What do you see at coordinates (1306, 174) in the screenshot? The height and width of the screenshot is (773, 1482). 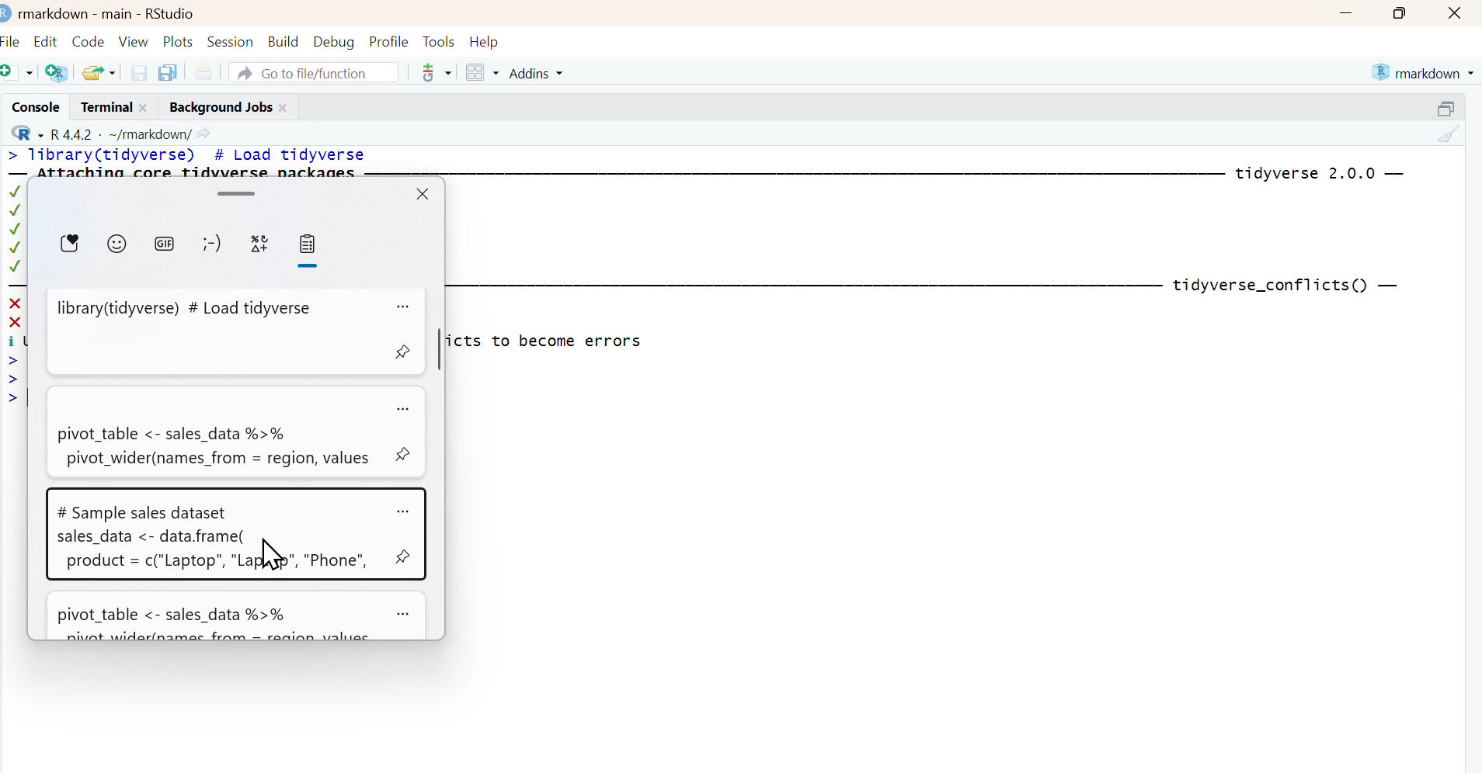 I see `tidyverse 2.0.0` at bounding box center [1306, 174].